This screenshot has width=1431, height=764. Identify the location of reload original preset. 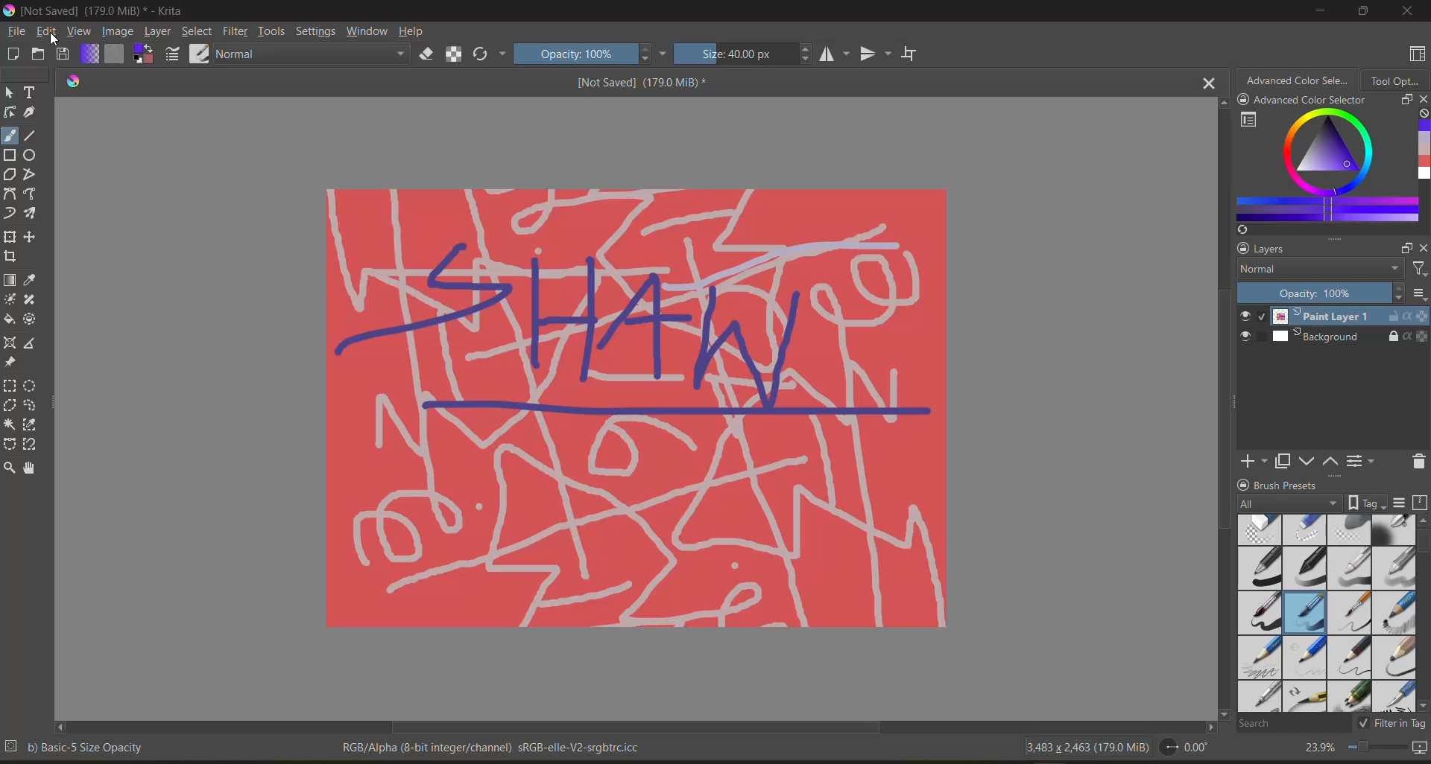
(490, 57).